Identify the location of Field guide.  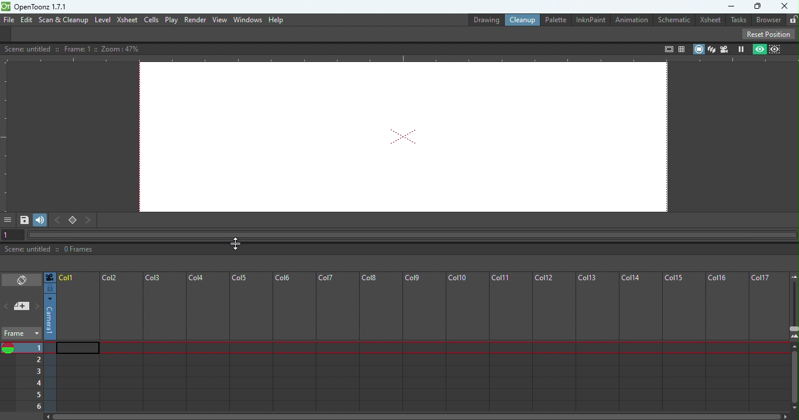
(683, 47).